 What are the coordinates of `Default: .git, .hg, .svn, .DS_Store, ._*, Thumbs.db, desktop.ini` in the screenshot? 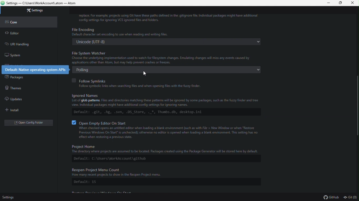 It's located at (139, 113).